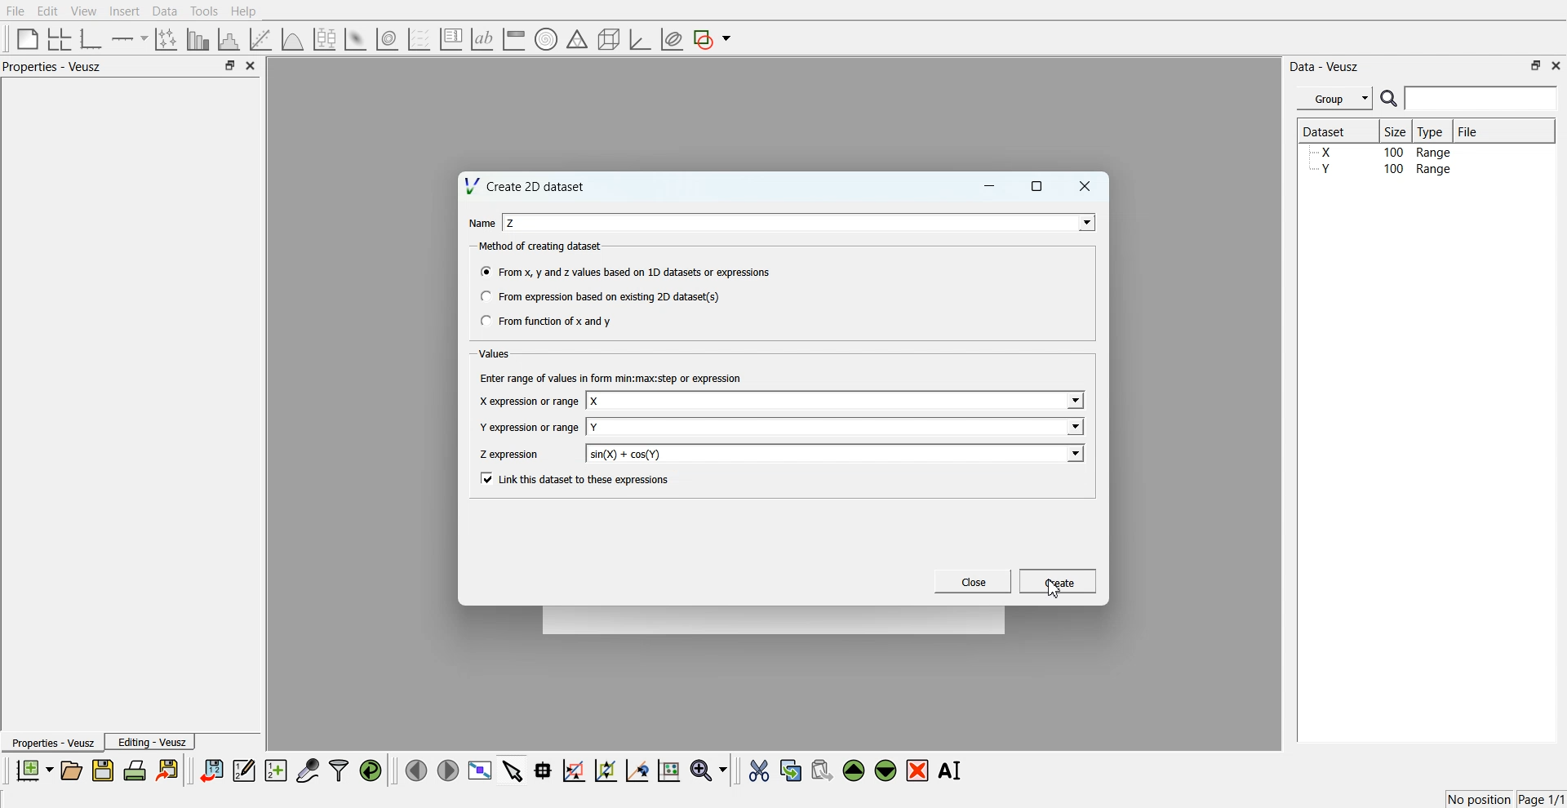 Image resolution: width=1567 pixels, height=808 pixels. I want to click on Size, so click(1396, 131).